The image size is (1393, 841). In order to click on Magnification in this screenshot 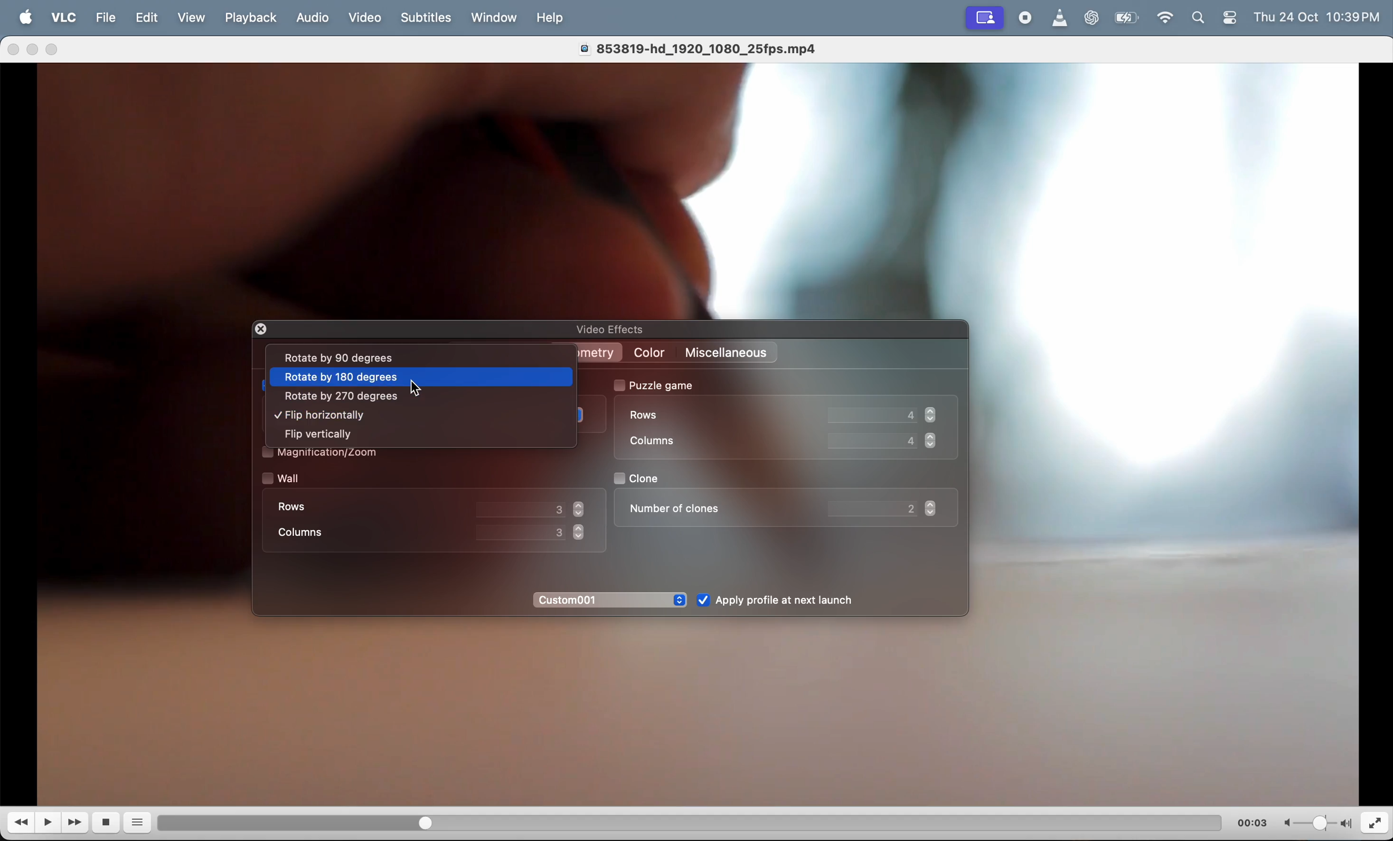, I will do `click(330, 452)`.